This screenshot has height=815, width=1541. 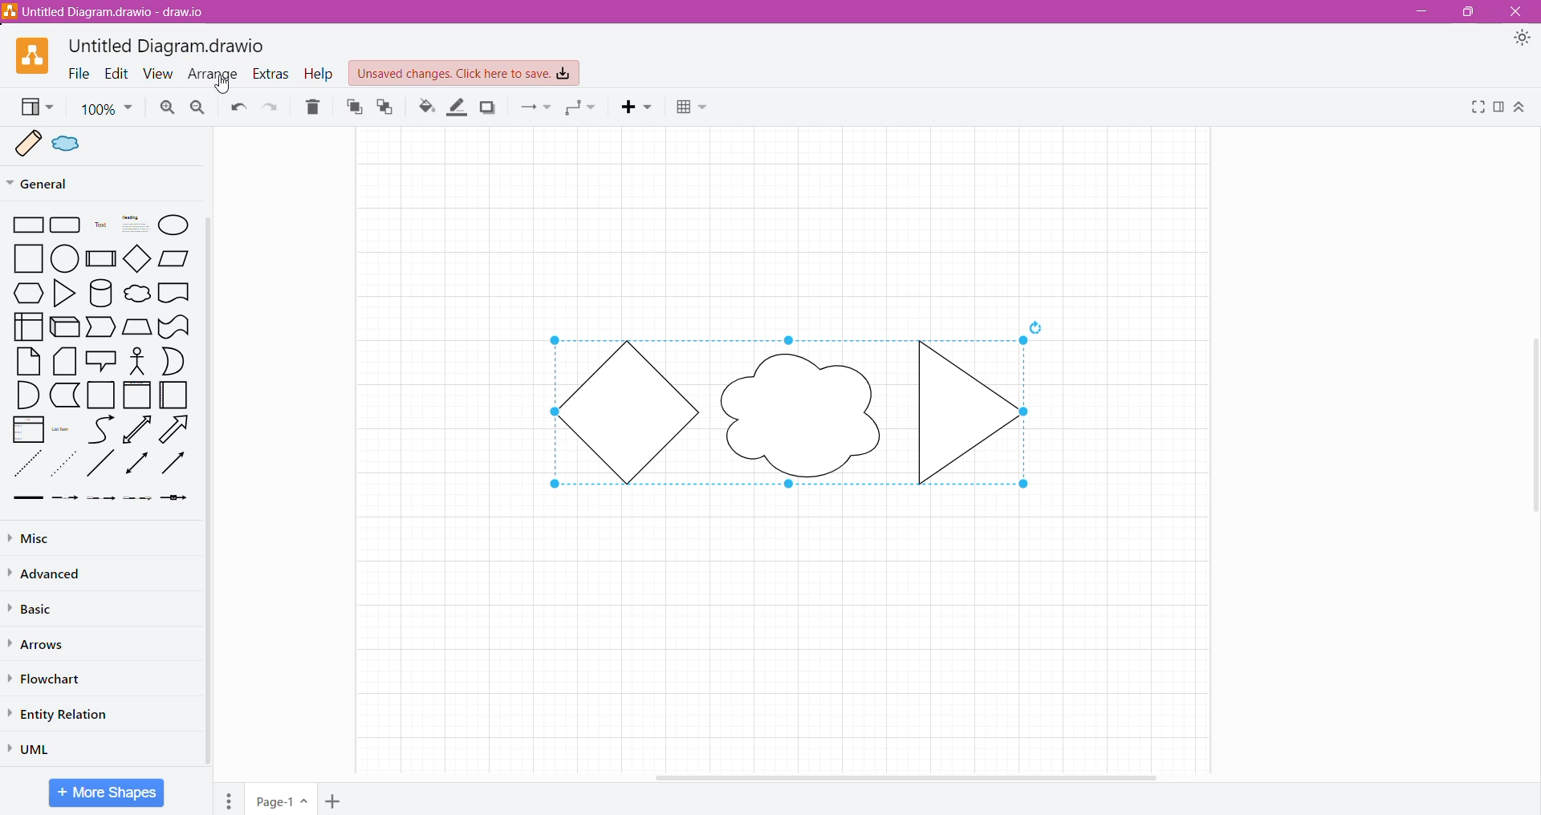 I want to click on Close, so click(x=1520, y=12).